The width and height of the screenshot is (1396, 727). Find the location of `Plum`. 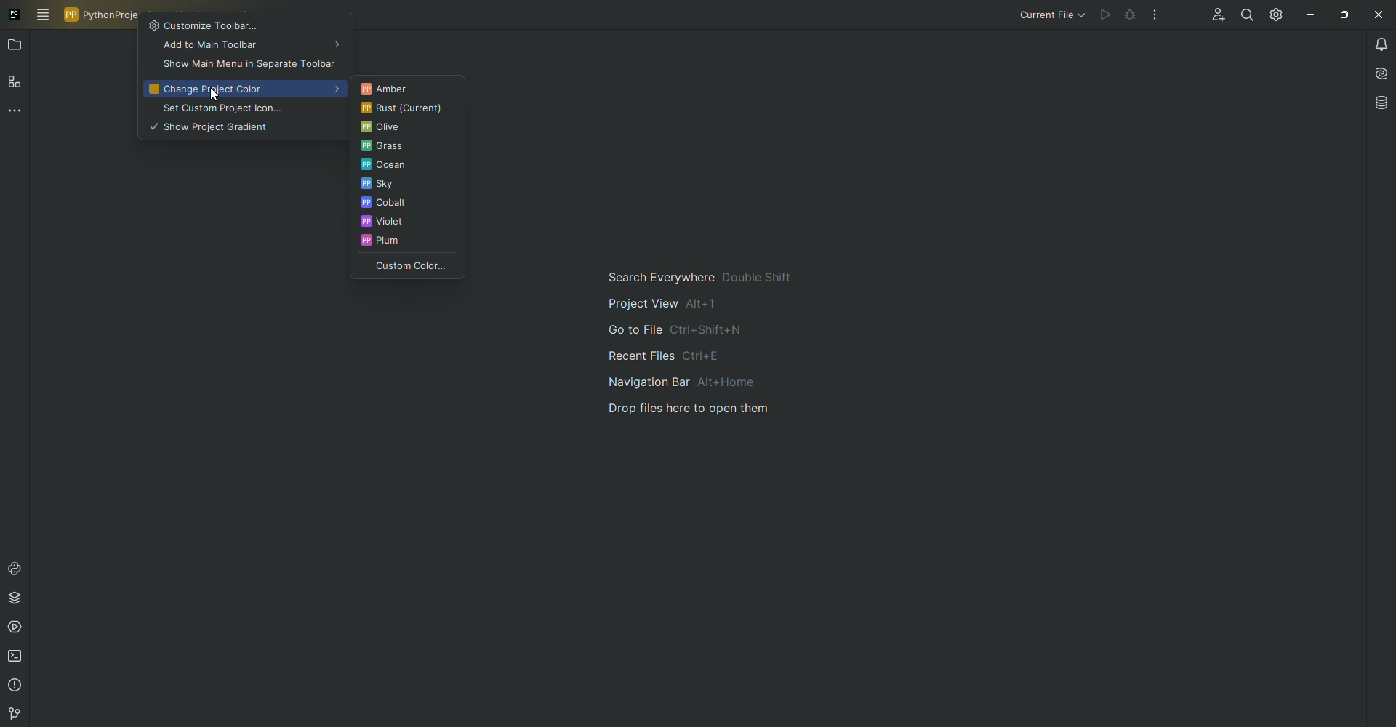

Plum is located at coordinates (408, 244).